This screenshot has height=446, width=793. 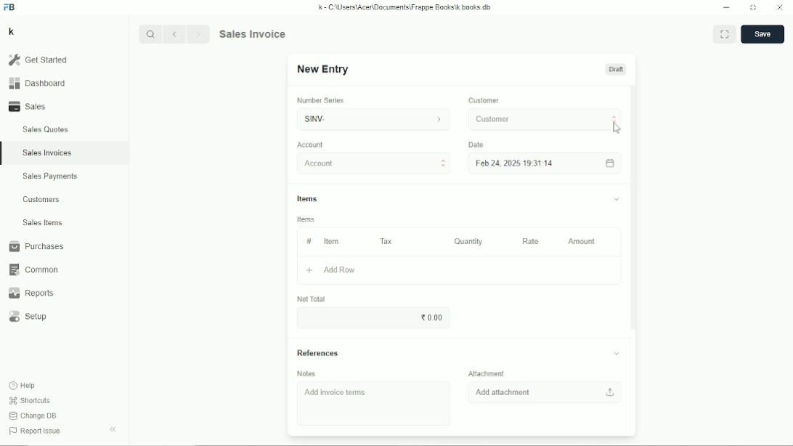 I want to click on Toggle between form and full width, so click(x=725, y=33).